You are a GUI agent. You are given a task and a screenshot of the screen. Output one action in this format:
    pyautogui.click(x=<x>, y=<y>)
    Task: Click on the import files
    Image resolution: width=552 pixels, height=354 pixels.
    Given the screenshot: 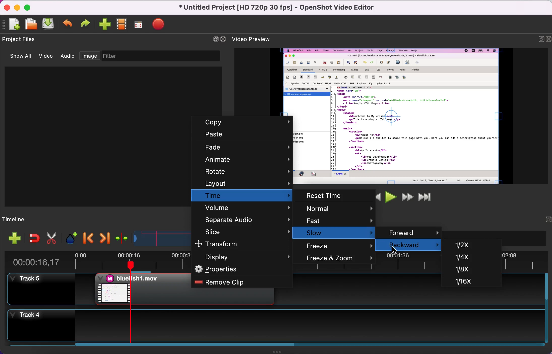 What is the action you would take?
    pyautogui.click(x=105, y=25)
    